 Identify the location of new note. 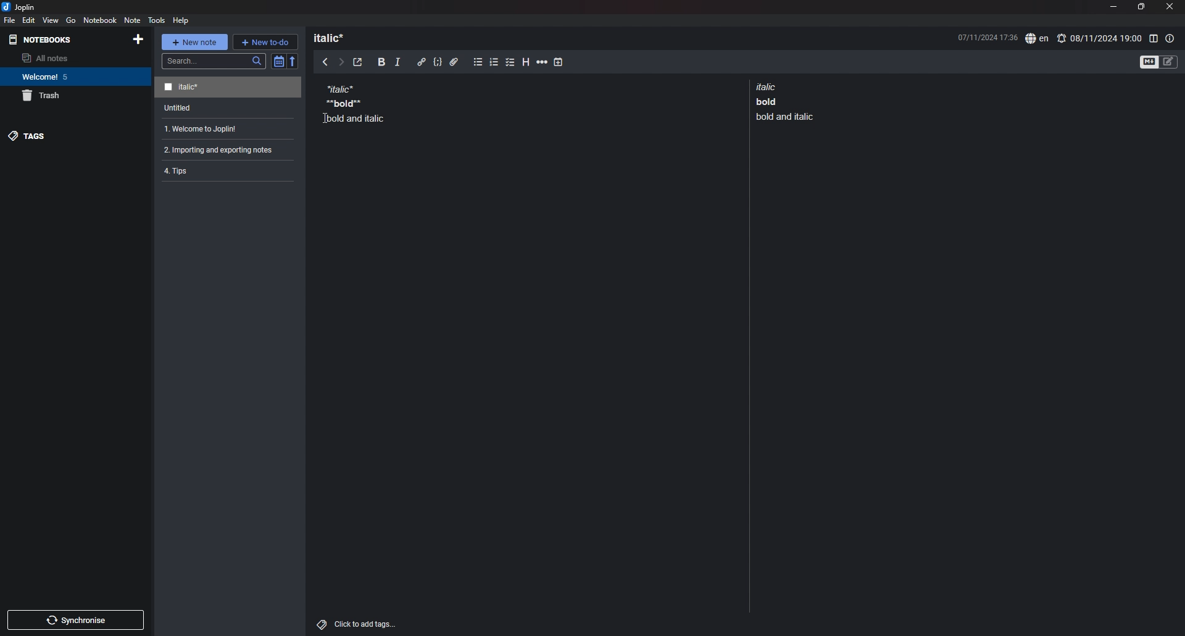
(194, 42).